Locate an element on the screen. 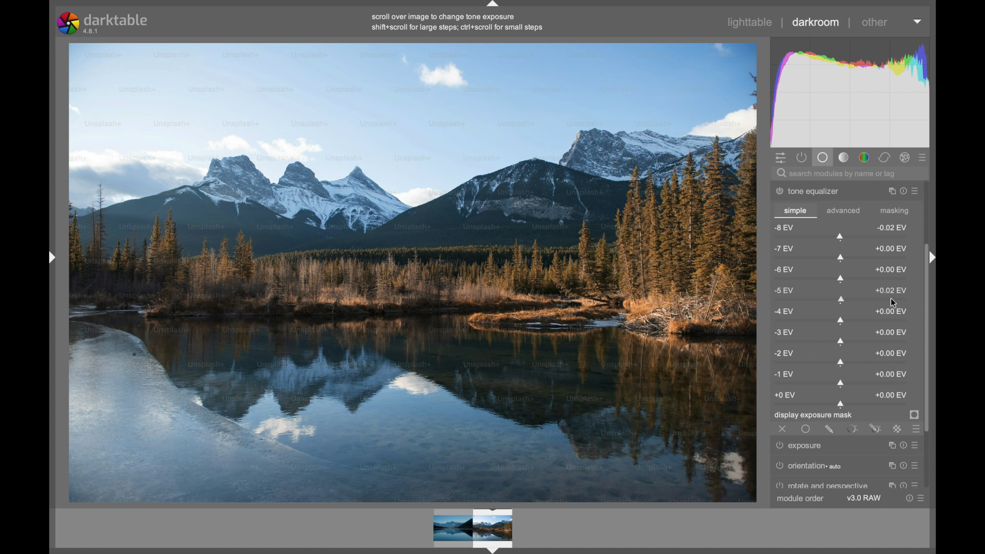 The width and height of the screenshot is (985, 554). -1 ev is located at coordinates (784, 374).